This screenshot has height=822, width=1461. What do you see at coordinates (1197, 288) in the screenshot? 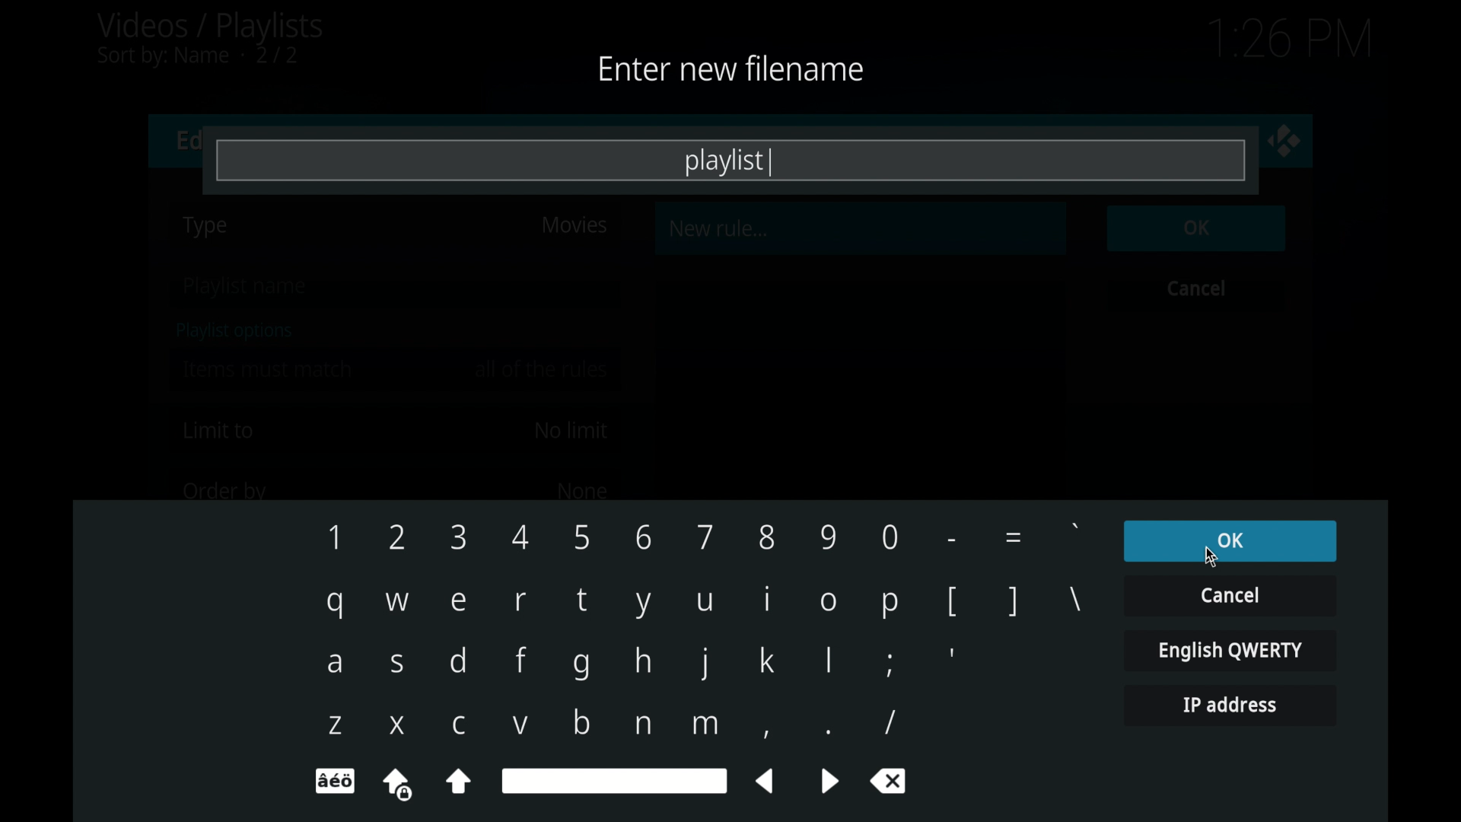
I see `cancel` at bounding box center [1197, 288].